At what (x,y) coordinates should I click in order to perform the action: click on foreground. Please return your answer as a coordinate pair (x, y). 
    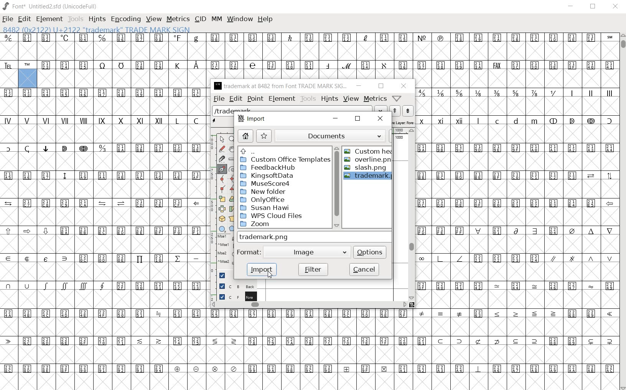
    Looking at the image, I should click on (235, 296).